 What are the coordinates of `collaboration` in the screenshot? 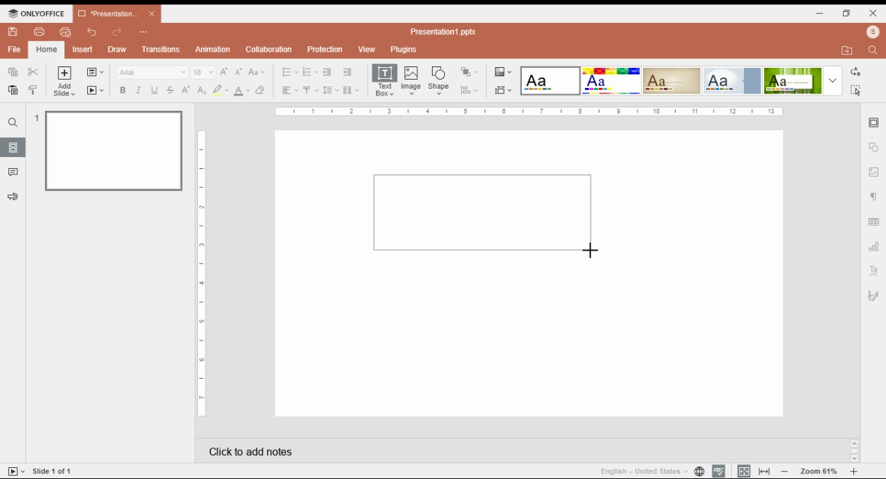 It's located at (269, 51).